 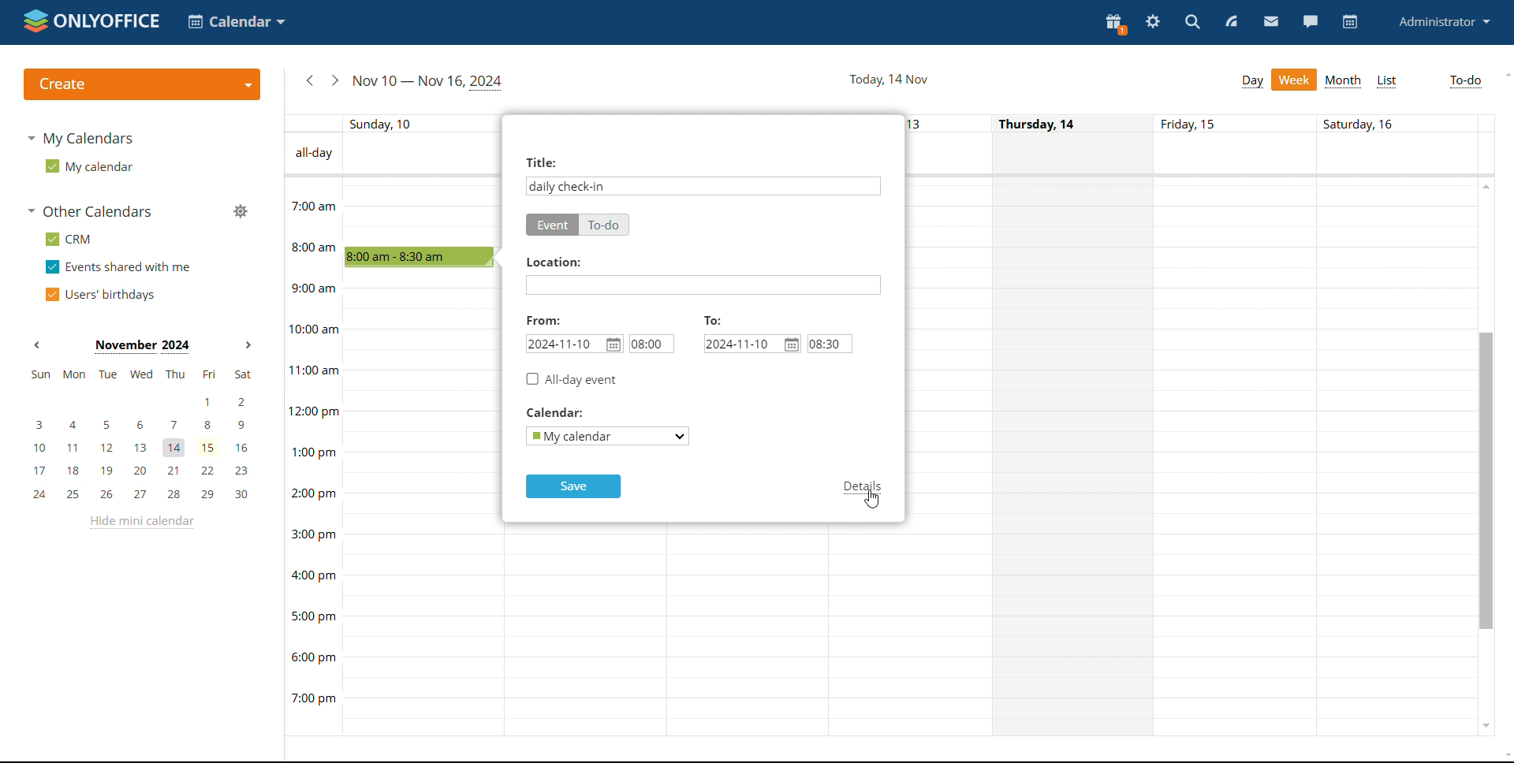 I want to click on previous week, so click(x=308, y=81).